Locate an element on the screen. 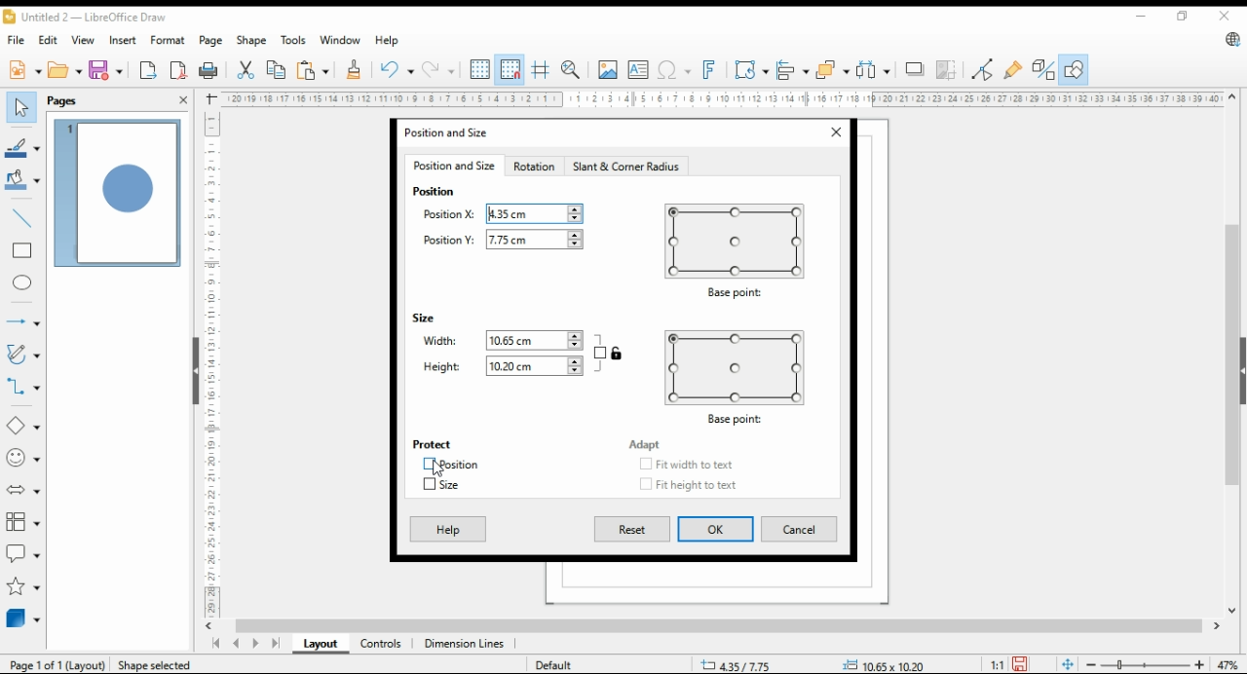  snap to grids is located at coordinates (510, 70).